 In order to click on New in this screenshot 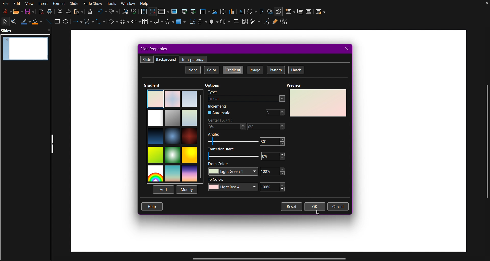, I will do `click(5, 12)`.